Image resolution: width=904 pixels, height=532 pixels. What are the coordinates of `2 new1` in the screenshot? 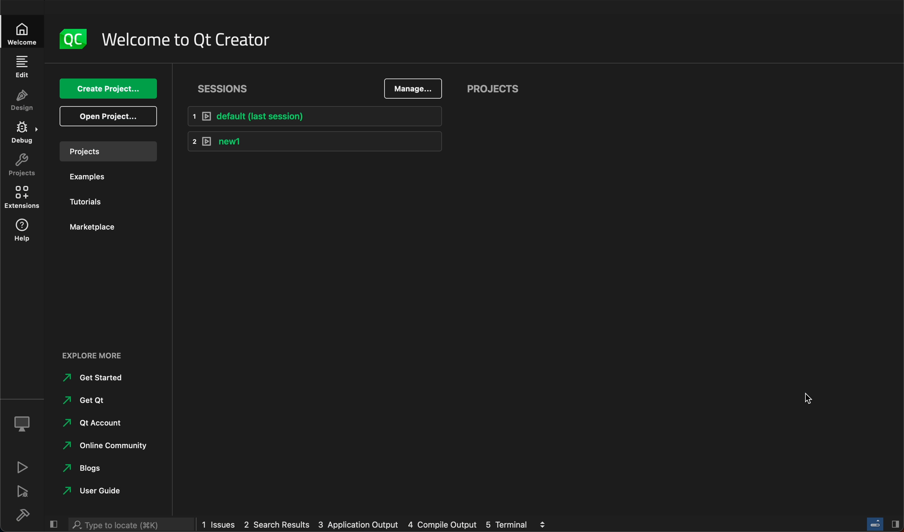 It's located at (316, 141).